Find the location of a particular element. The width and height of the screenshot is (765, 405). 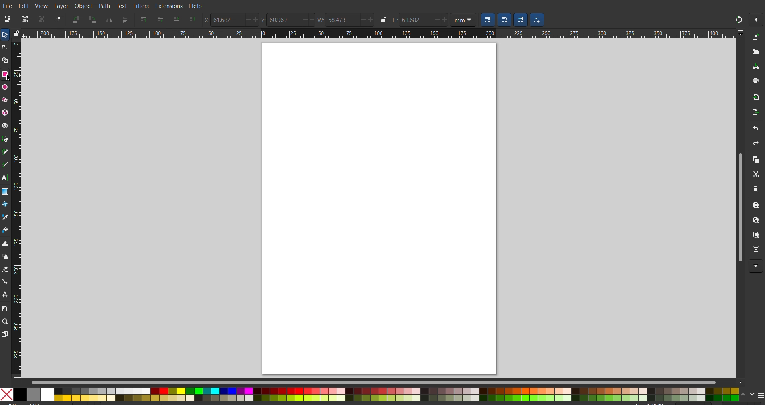

Rotate CW is located at coordinates (93, 20).